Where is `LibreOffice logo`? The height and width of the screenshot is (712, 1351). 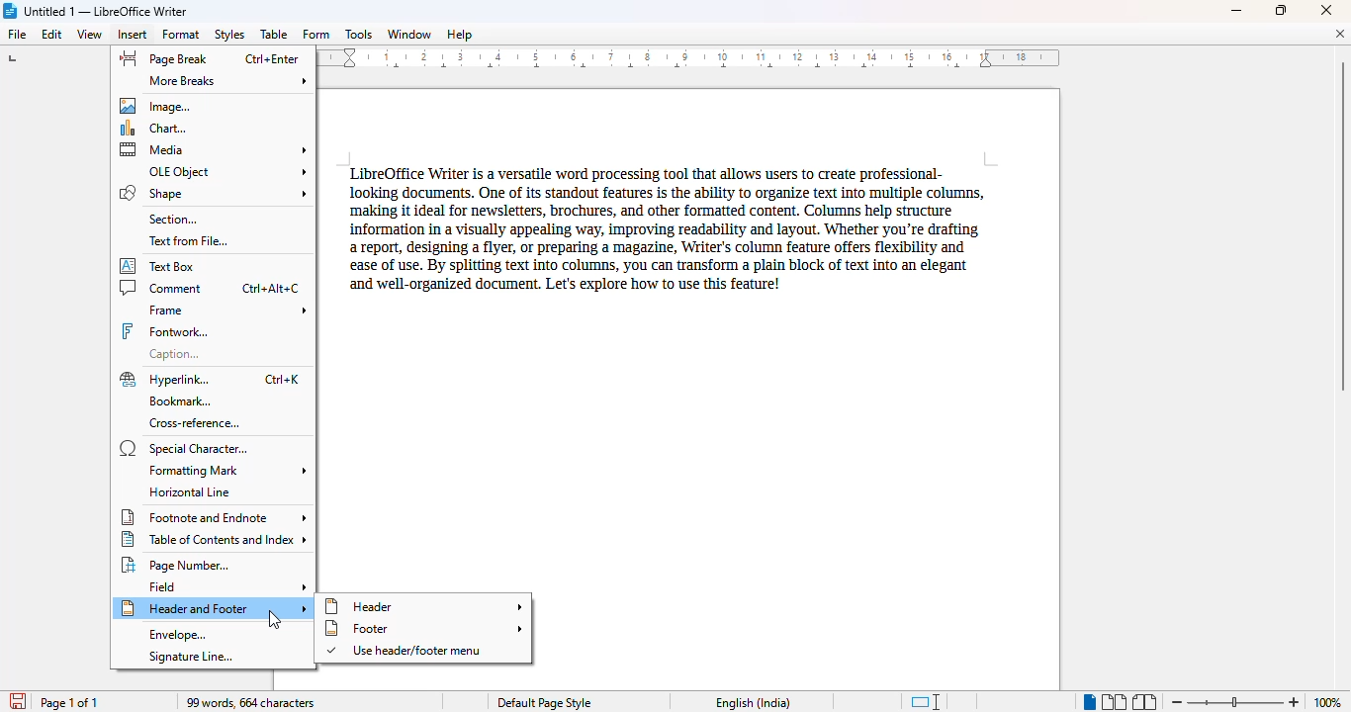
LibreOffice logo is located at coordinates (11, 10).